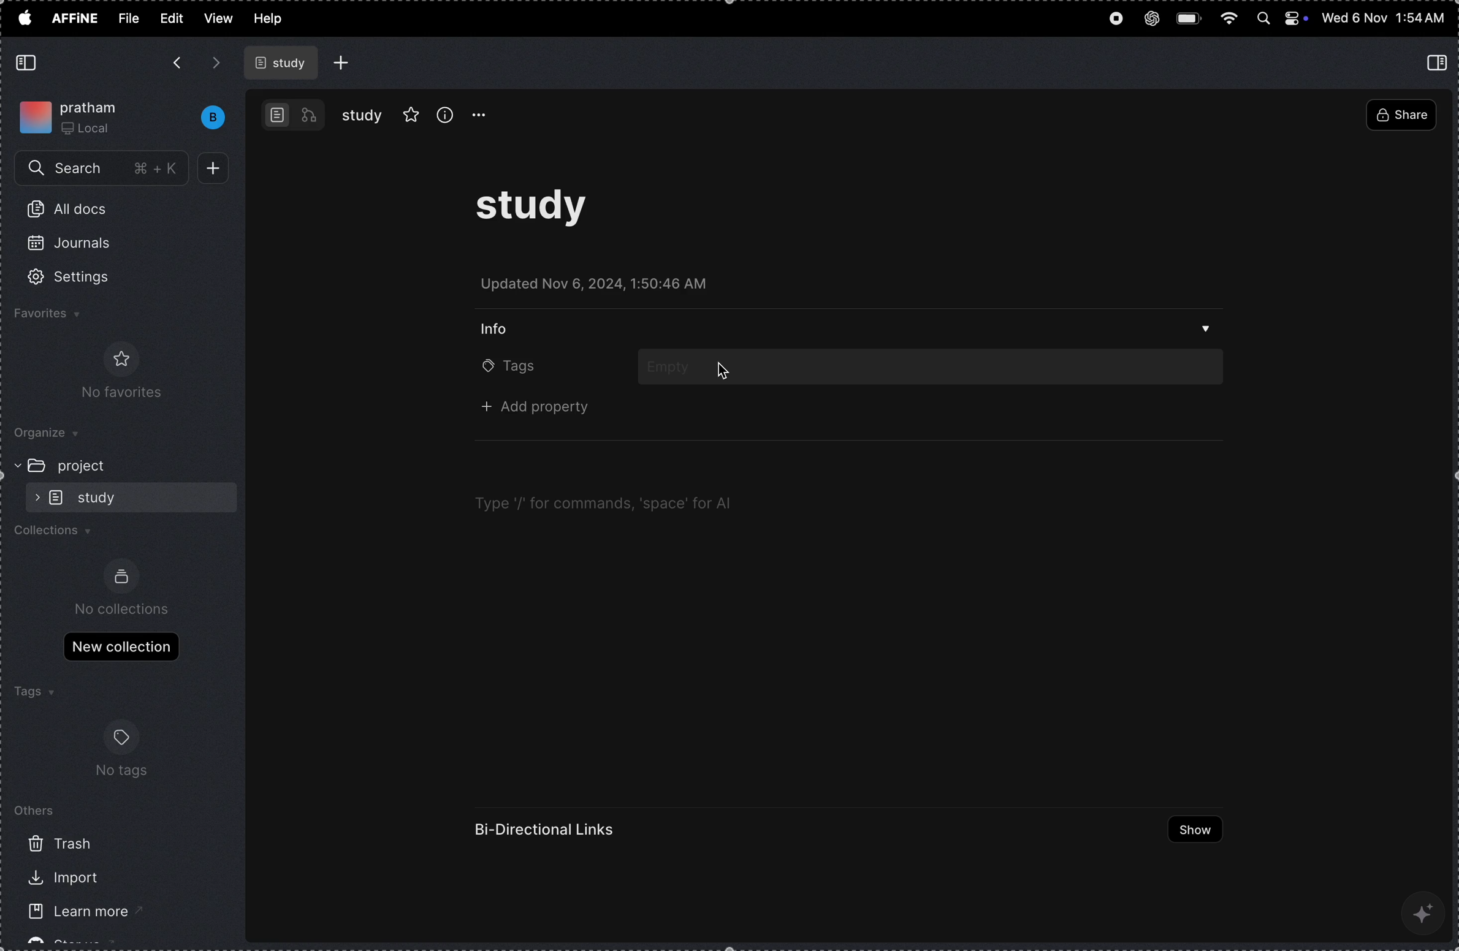  What do you see at coordinates (605, 287) in the screenshot?
I see `updated` at bounding box center [605, 287].